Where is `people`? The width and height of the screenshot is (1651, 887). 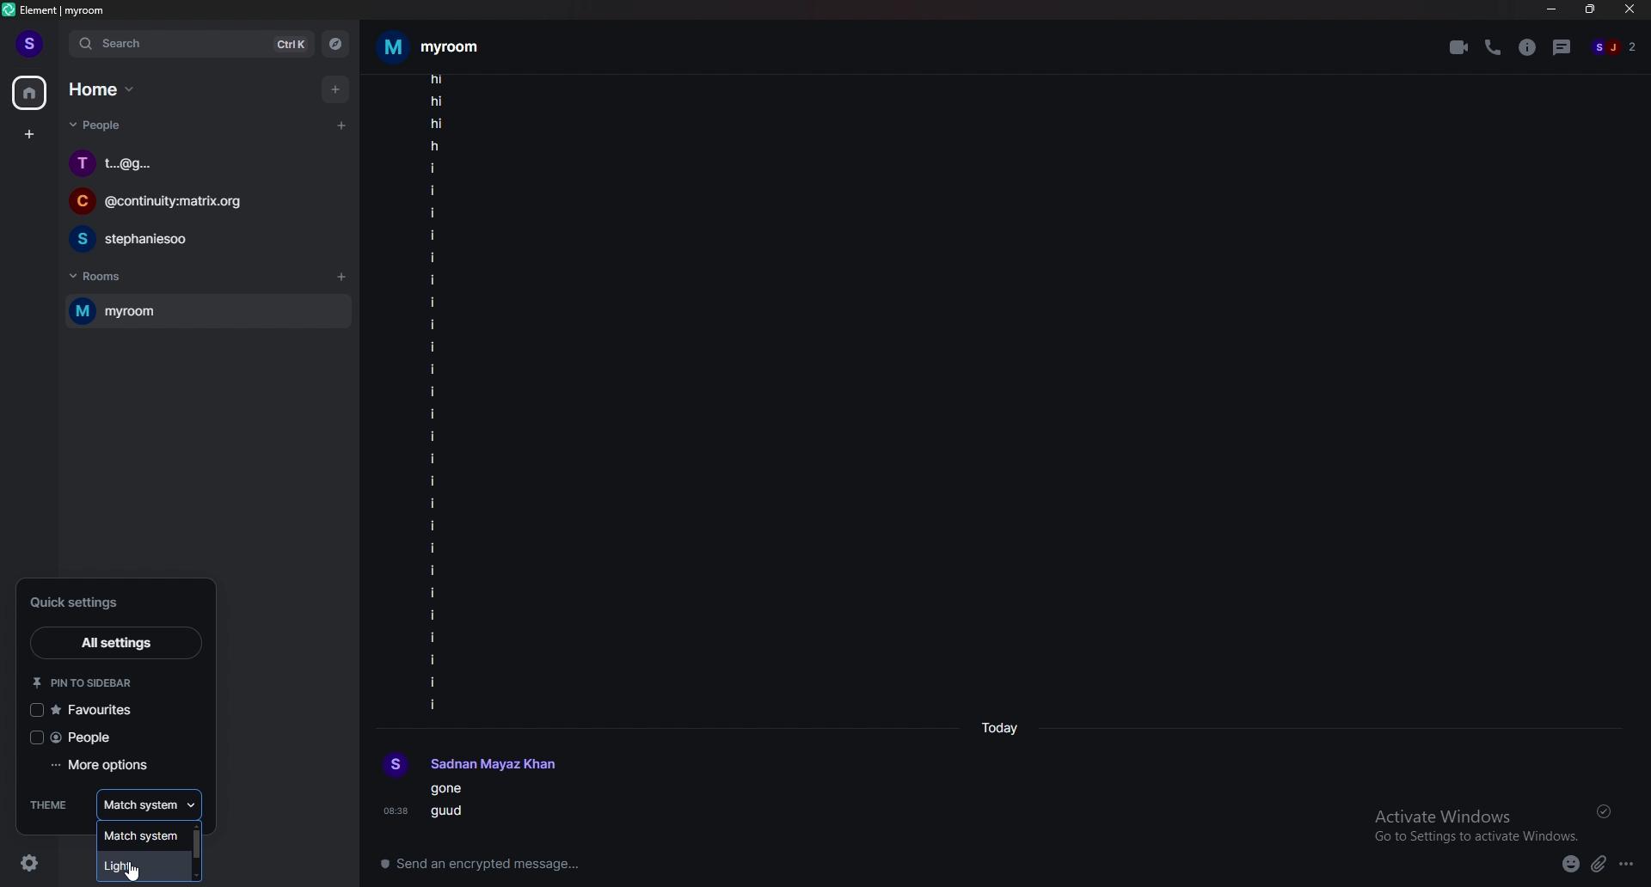
people is located at coordinates (1613, 46).